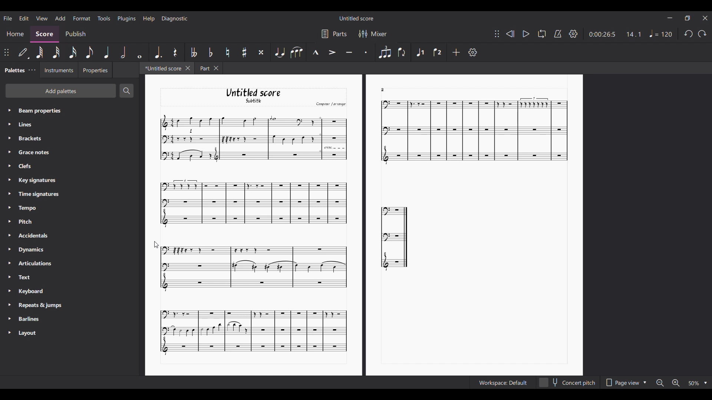 This screenshot has height=400, width=712. I want to click on workspace Default, so click(501, 383).